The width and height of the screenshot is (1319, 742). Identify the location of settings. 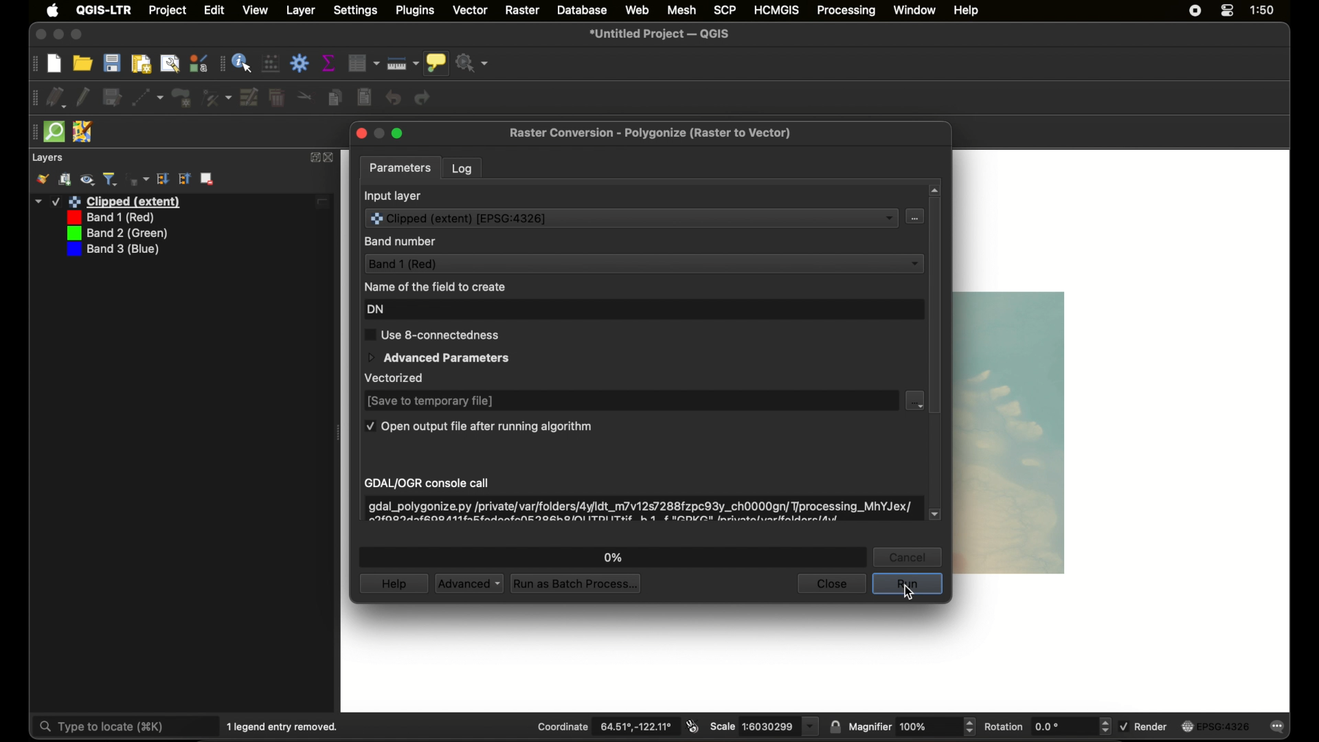
(356, 11).